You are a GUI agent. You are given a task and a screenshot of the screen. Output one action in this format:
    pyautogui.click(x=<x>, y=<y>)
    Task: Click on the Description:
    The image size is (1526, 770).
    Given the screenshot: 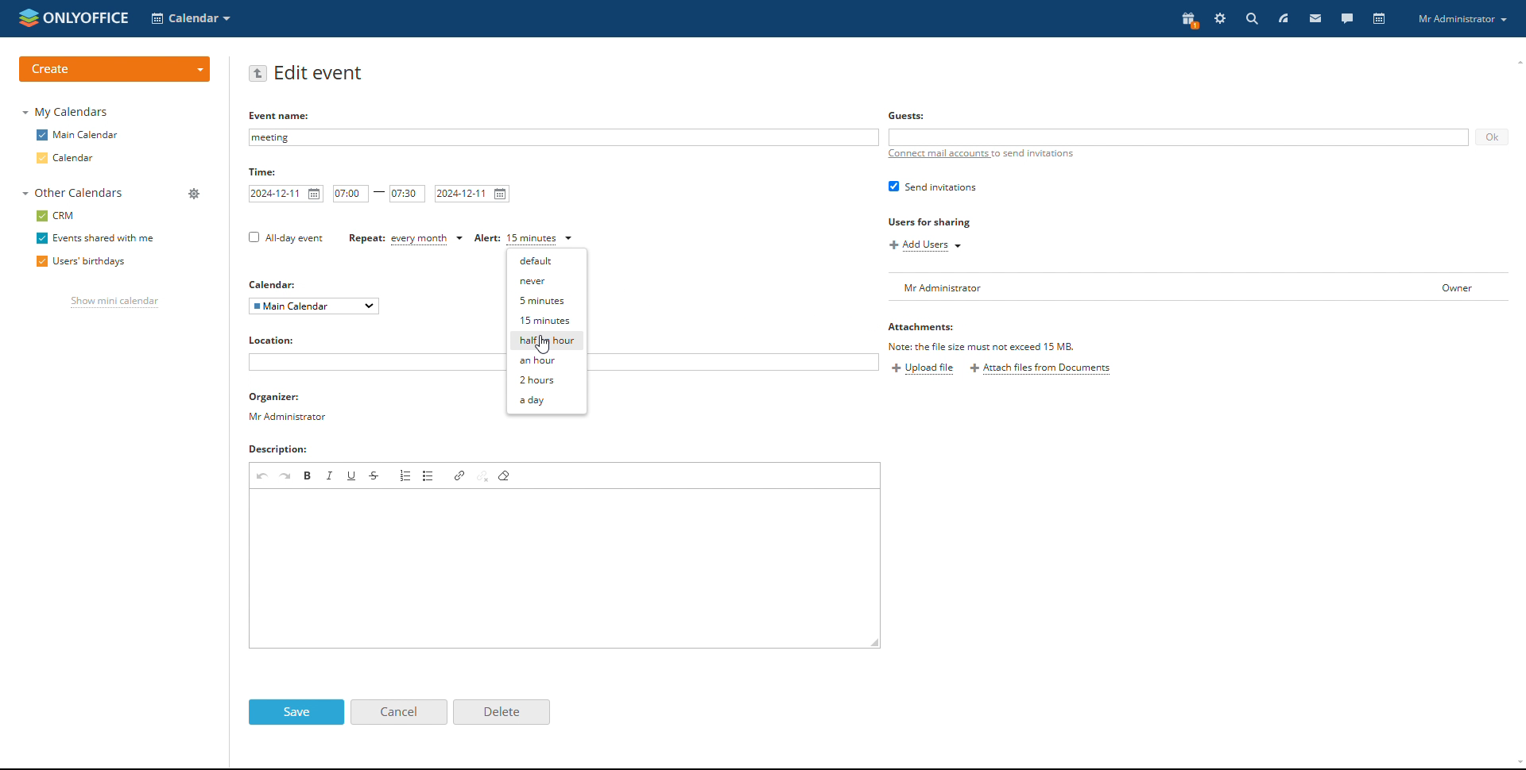 What is the action you would take?
    pyautogui.click(x=287, y=449)
    